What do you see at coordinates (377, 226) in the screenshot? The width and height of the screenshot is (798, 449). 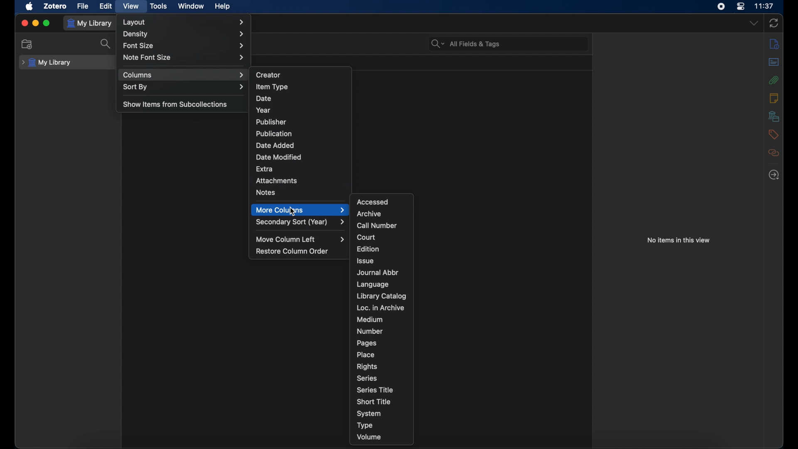 I see `call number` at bounding box center [377, 226].